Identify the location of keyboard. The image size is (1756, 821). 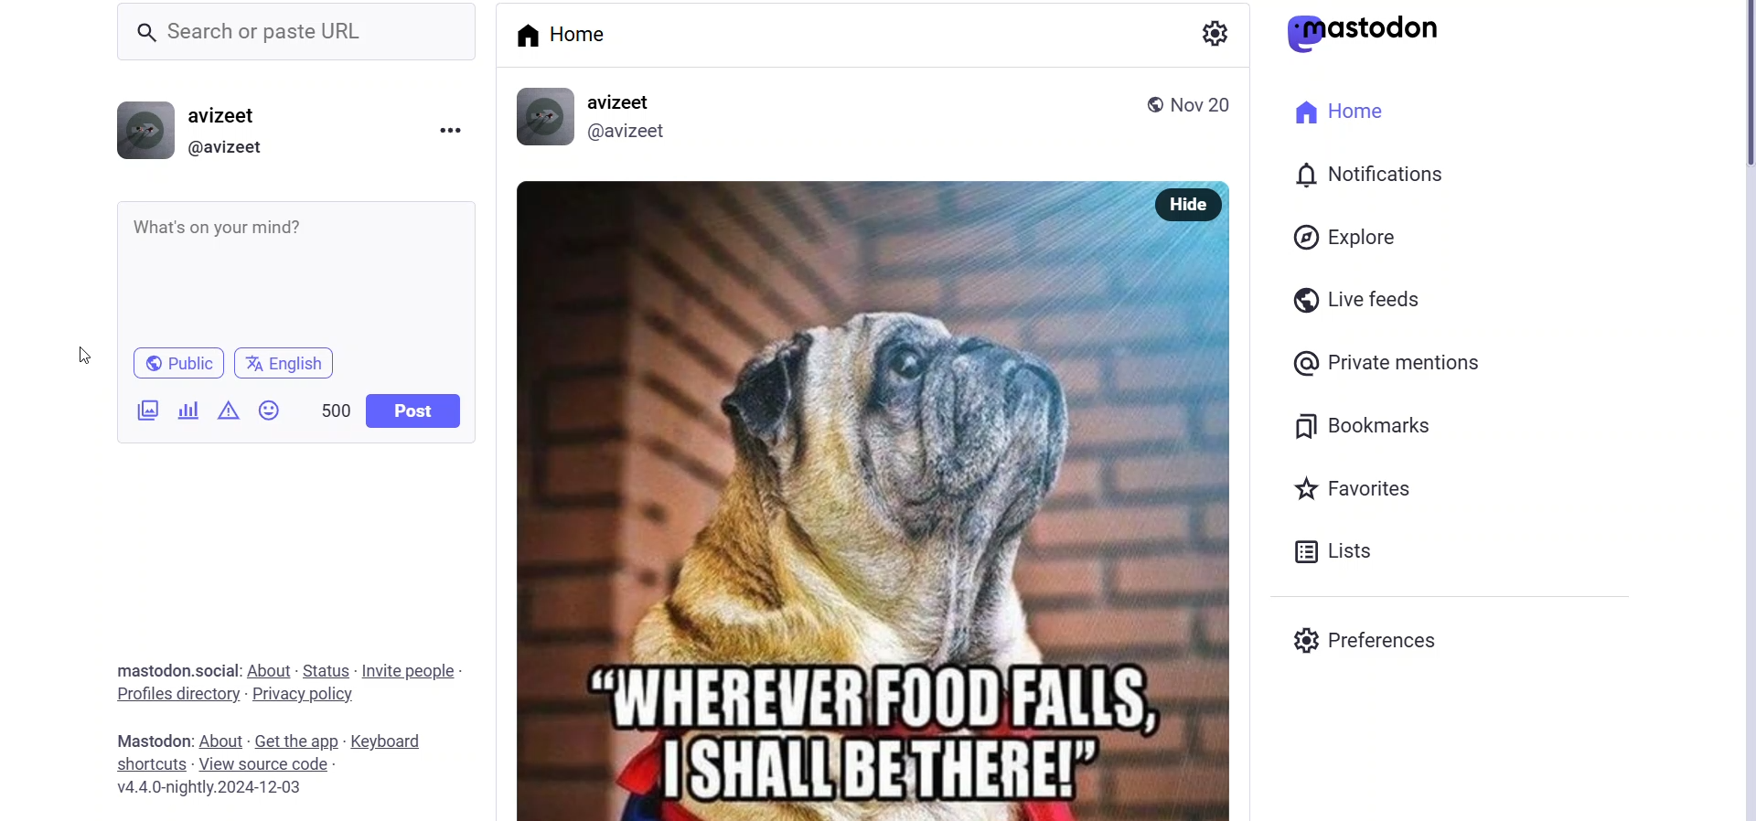
(388, 741).